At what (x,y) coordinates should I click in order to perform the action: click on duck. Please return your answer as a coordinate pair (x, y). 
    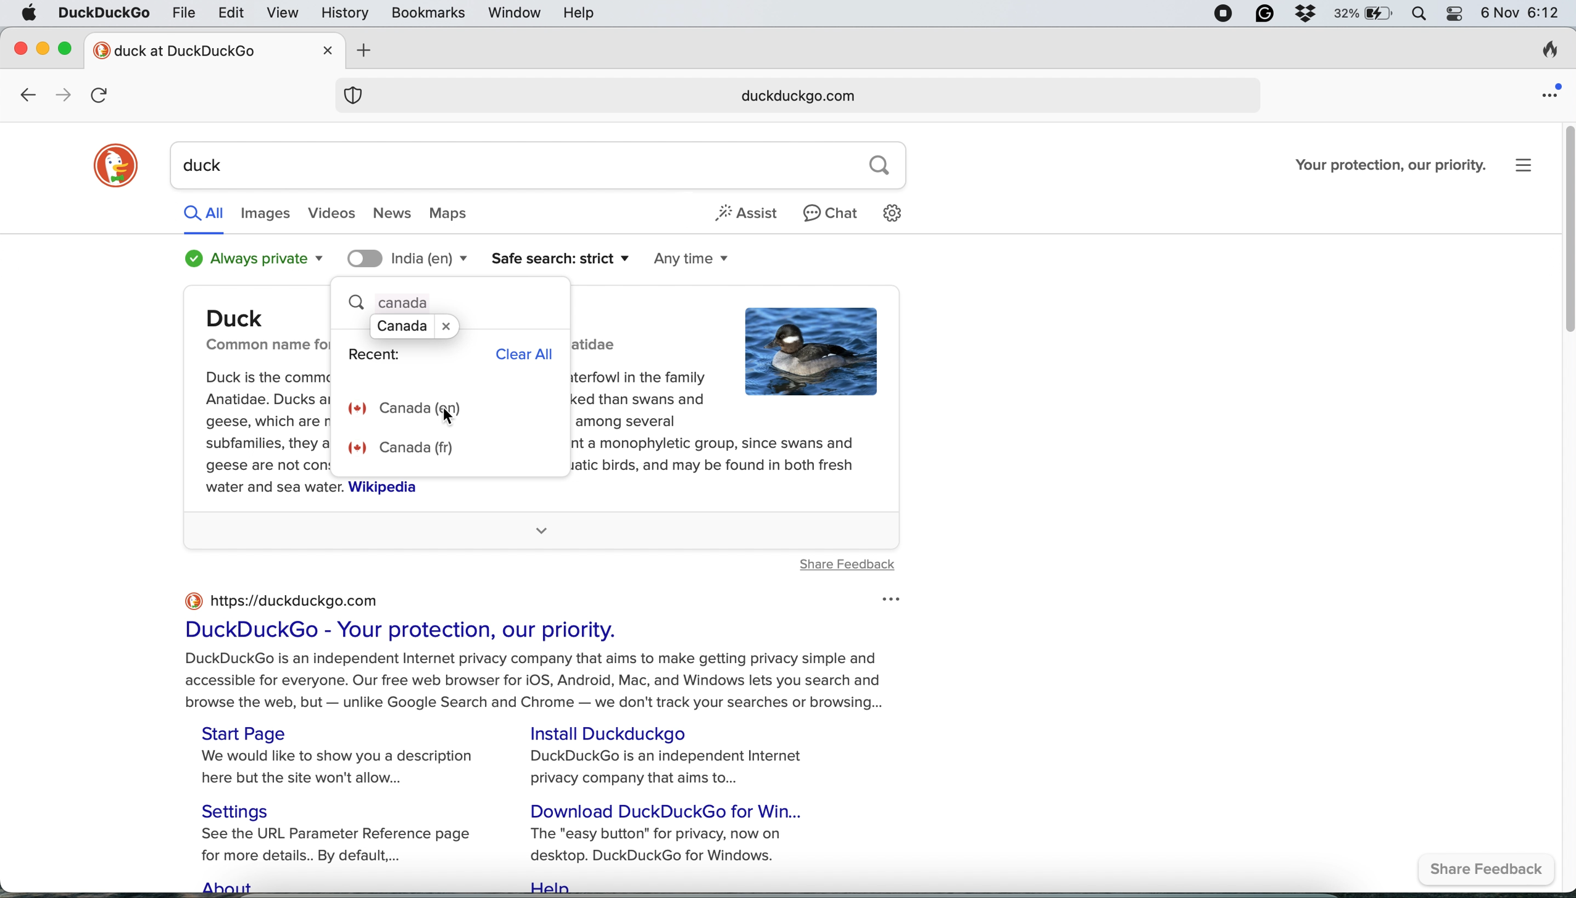
    Looking at the image, I should click on (508, 166).